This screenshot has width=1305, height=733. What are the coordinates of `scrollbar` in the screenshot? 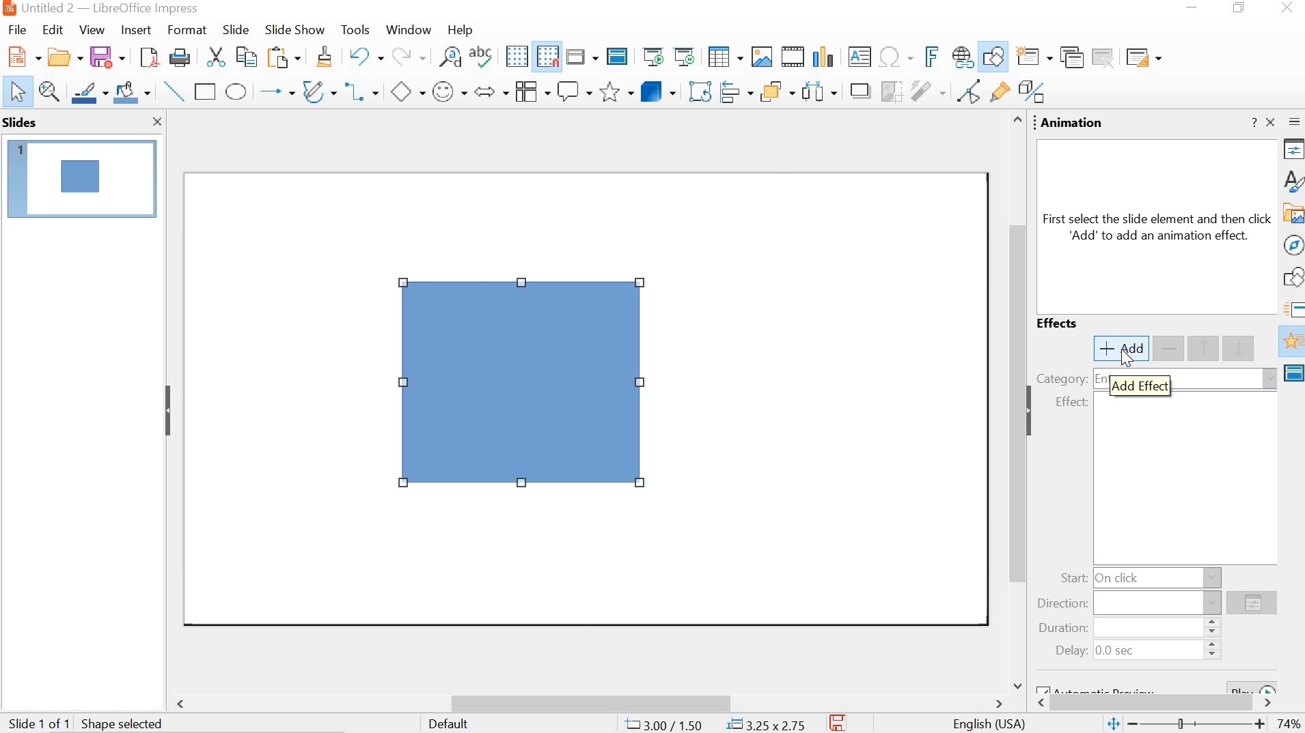 It's located at (588, 702).